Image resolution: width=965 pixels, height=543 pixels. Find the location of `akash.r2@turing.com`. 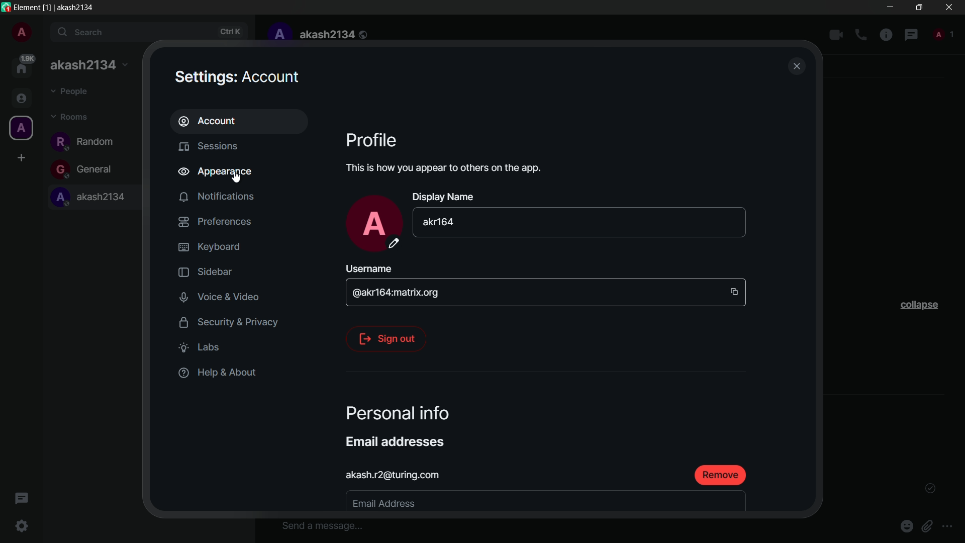

akash.r2@turing.com is located at coordinates (393, 474).